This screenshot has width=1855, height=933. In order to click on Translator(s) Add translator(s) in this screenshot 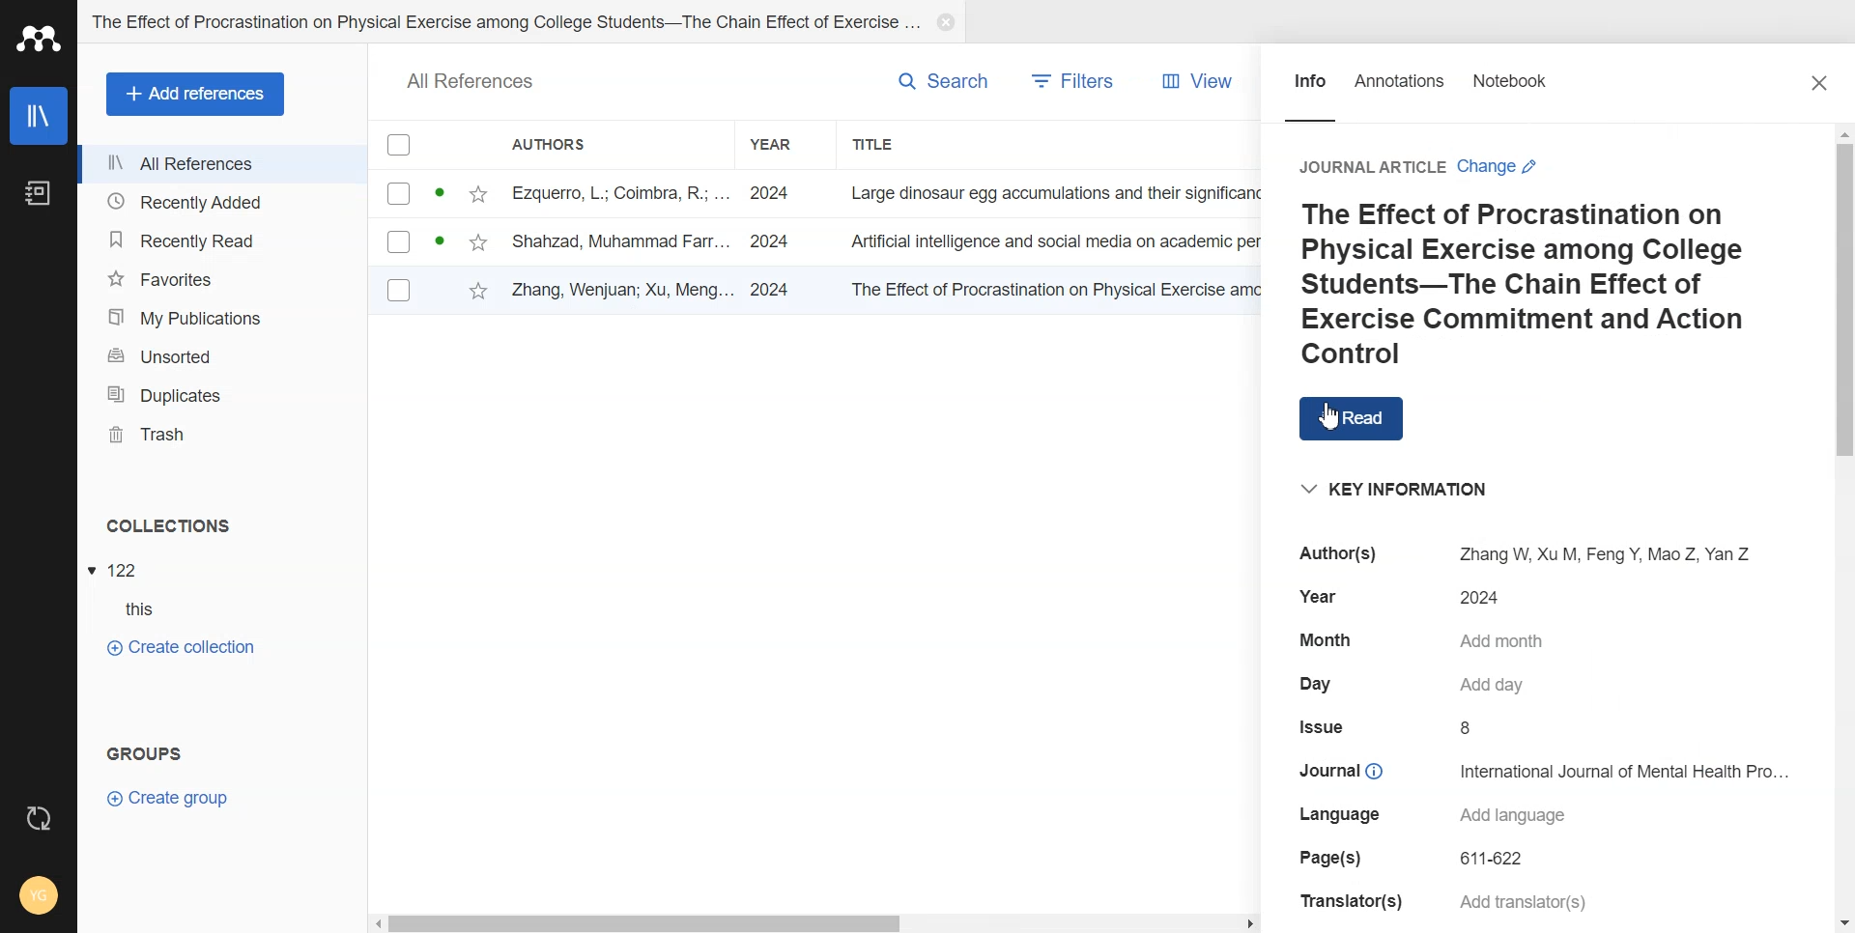, I will do `click(1442, 902)`.